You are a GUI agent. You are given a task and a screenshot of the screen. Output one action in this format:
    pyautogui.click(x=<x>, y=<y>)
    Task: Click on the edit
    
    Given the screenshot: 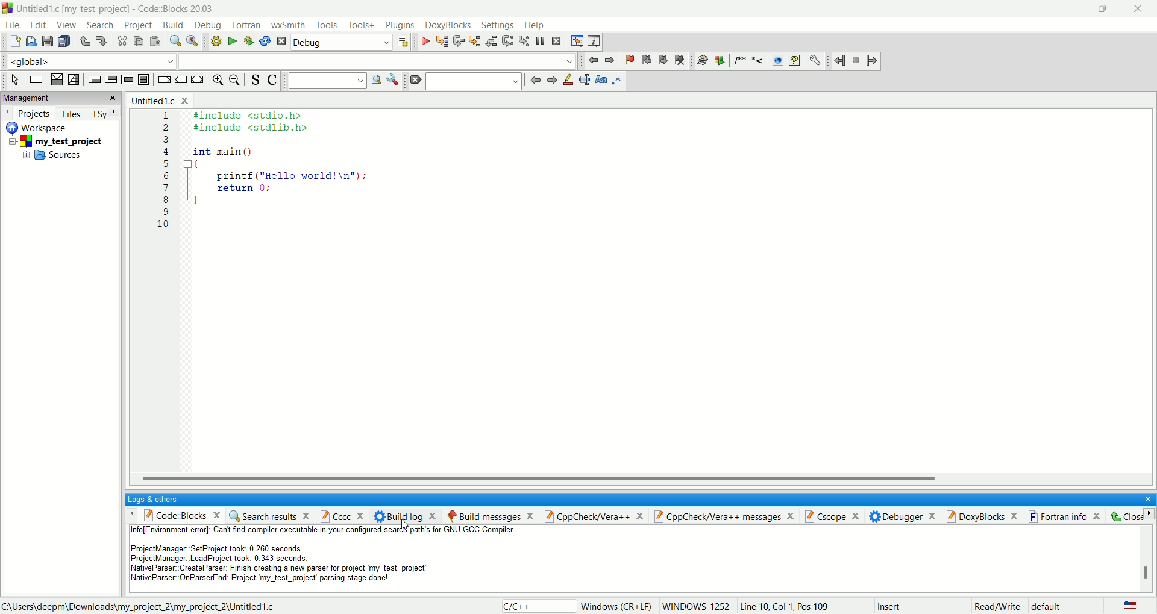 What is the action you would take?
    pyautogui.click(x=38, y=25)
    